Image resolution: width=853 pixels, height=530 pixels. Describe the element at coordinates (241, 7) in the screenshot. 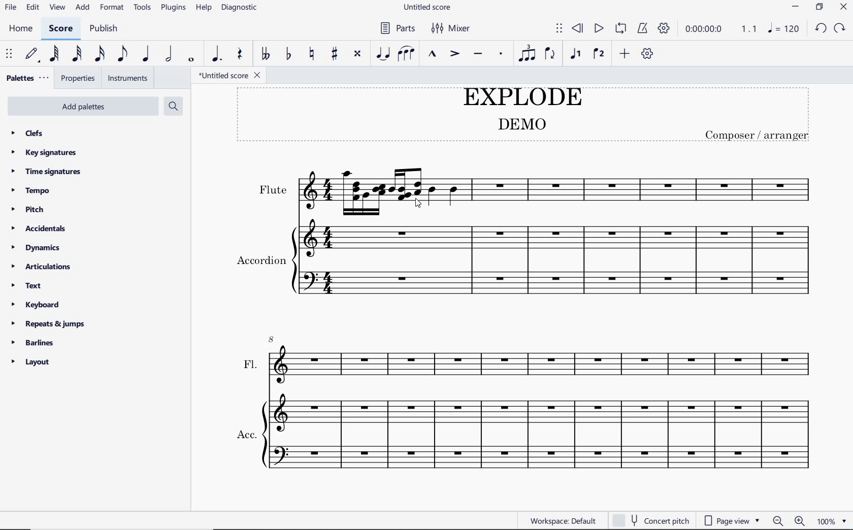

I see `diagnostic` at that location.